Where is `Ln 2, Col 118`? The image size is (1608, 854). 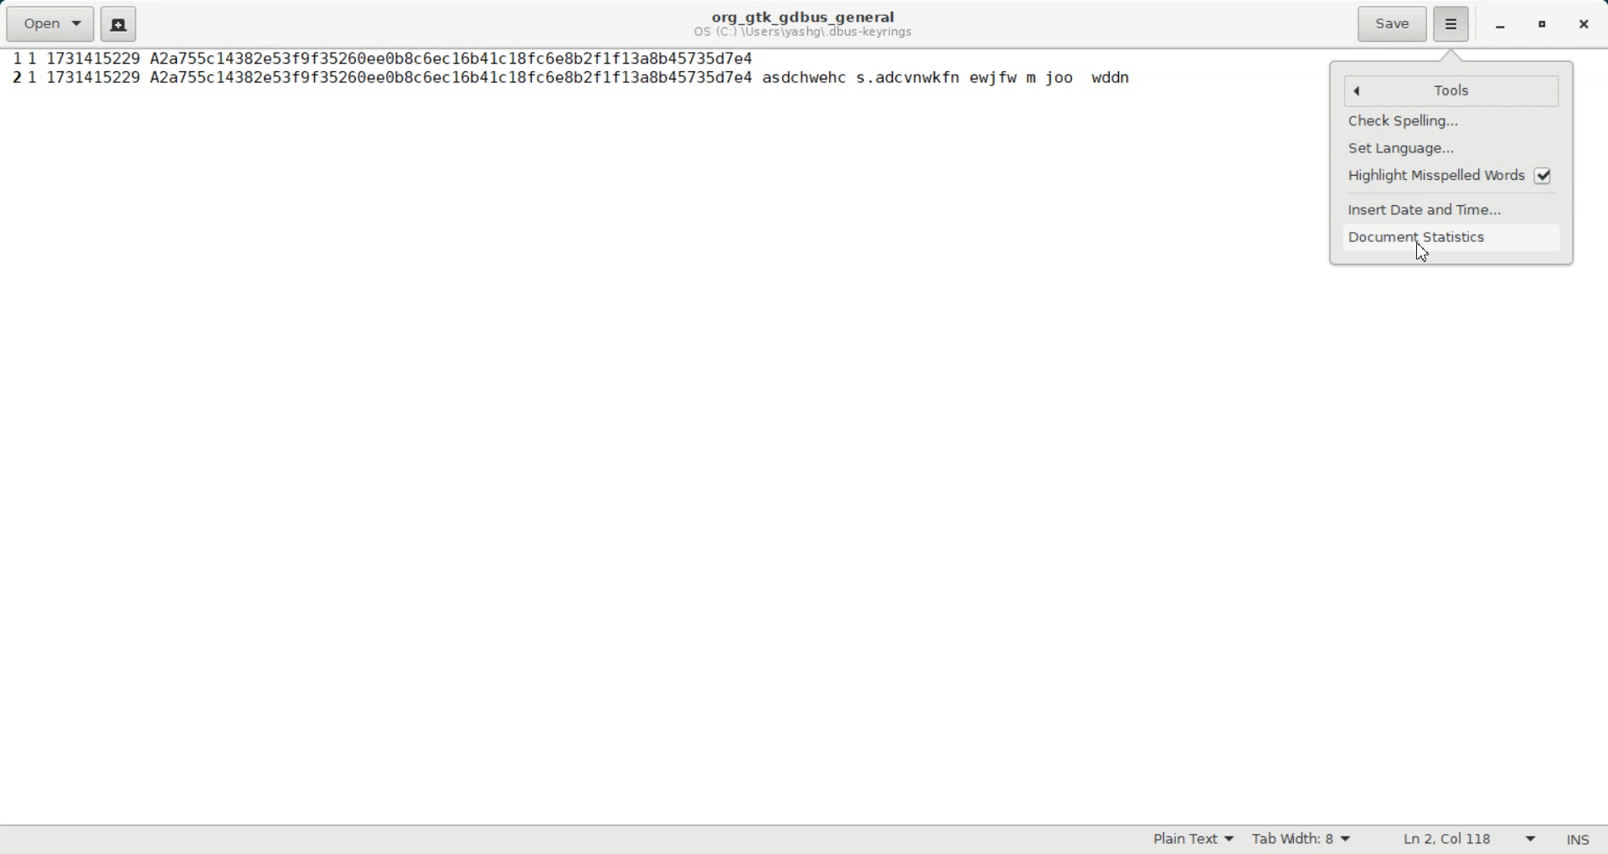 Ln 2, Col 118 is located at coordinates (1469, 839).